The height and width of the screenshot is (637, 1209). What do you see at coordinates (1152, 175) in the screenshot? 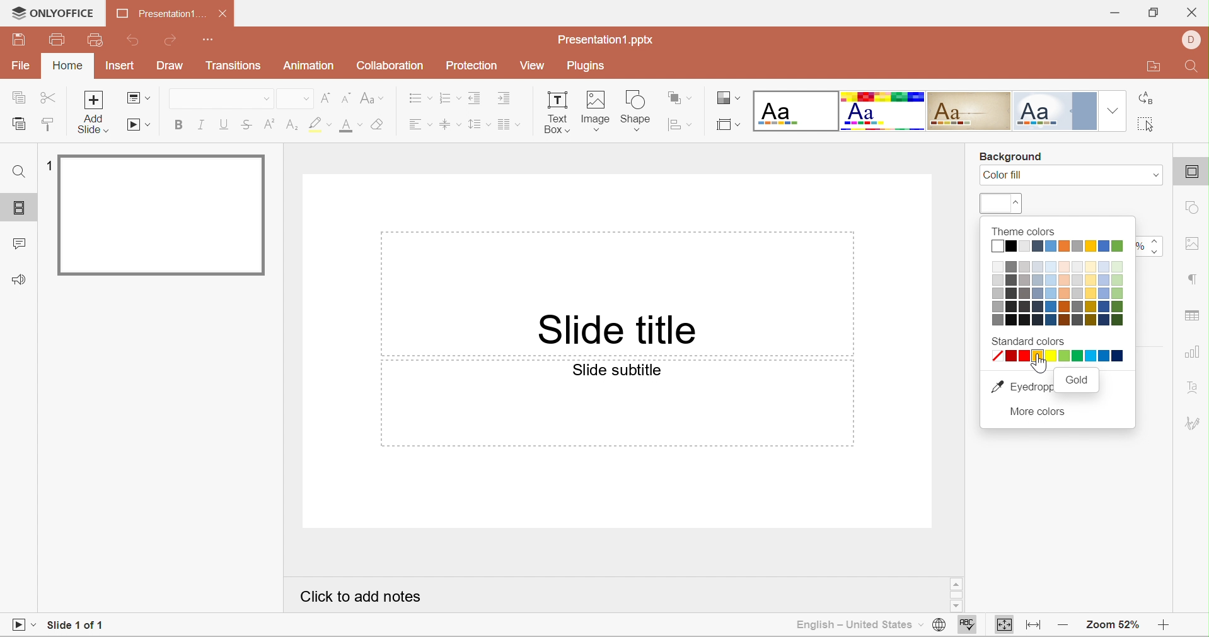
I see `Drop Dwon` at bounding box center [1152, 175].